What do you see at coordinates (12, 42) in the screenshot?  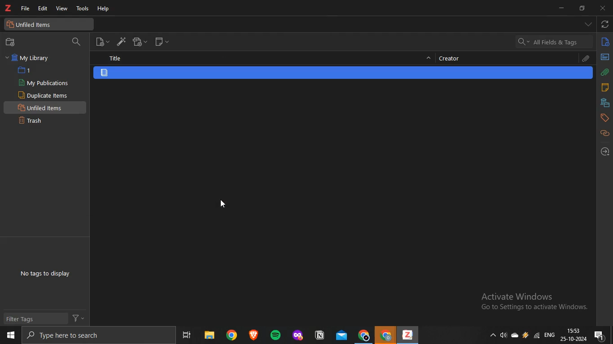 I see `new collection` at bounding box center [12, 42].